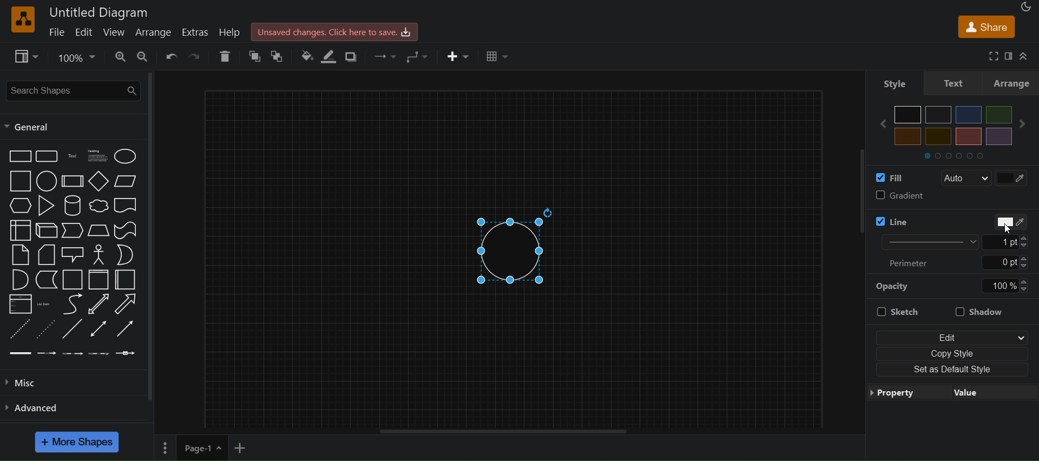 This screenshot has width=1039, height=461. I want to click on arrow, so click(126, 304).